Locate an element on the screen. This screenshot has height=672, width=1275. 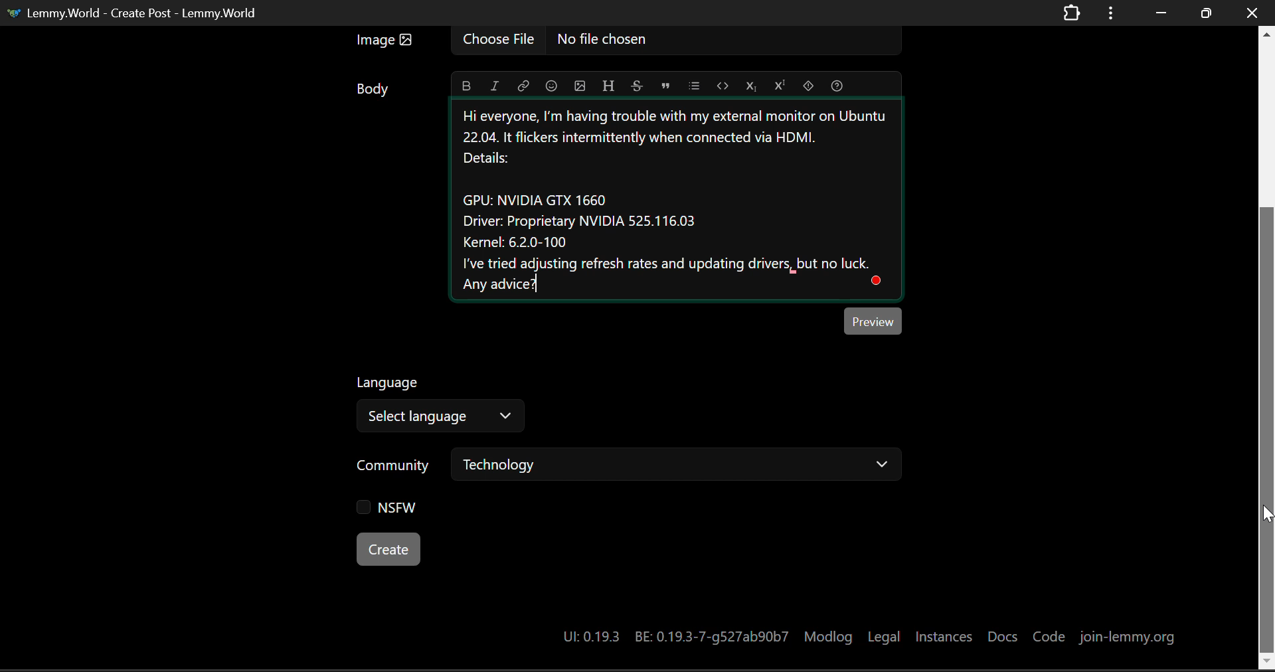
Window Options is located at coordinates (1112, 13).